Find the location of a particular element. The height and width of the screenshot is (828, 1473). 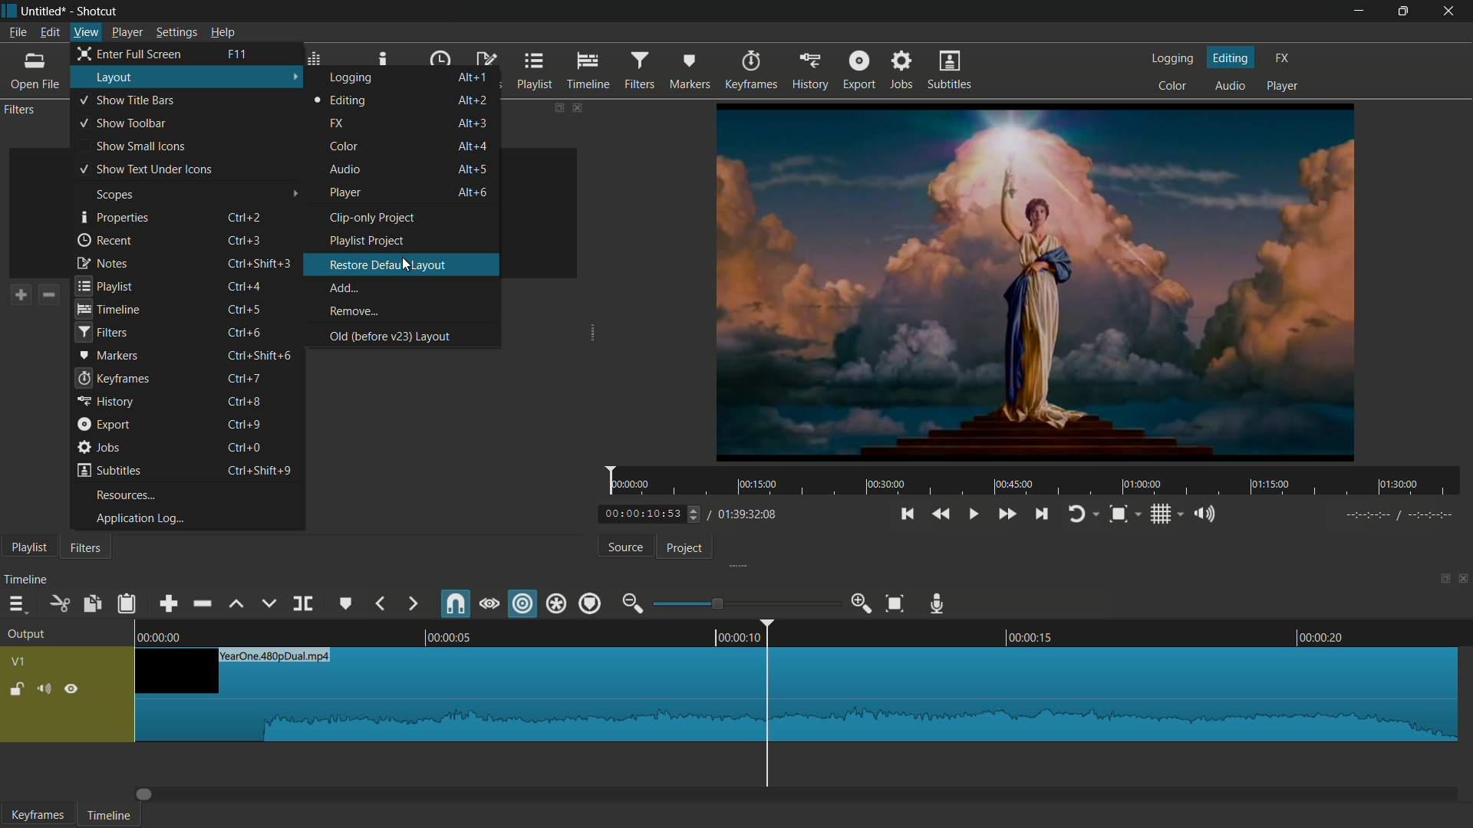

append is located at coordinates (167, 604).